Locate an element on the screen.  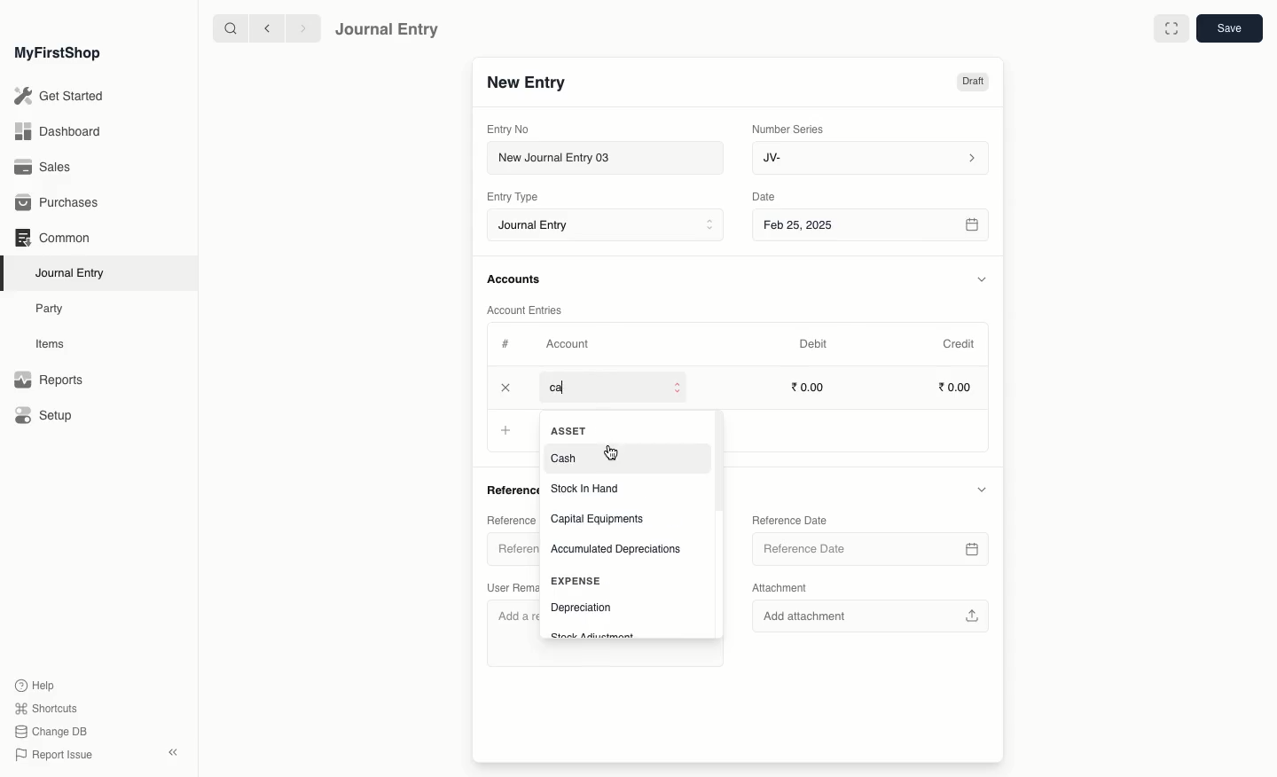
Hashtag is located at coordinates (509, 345).